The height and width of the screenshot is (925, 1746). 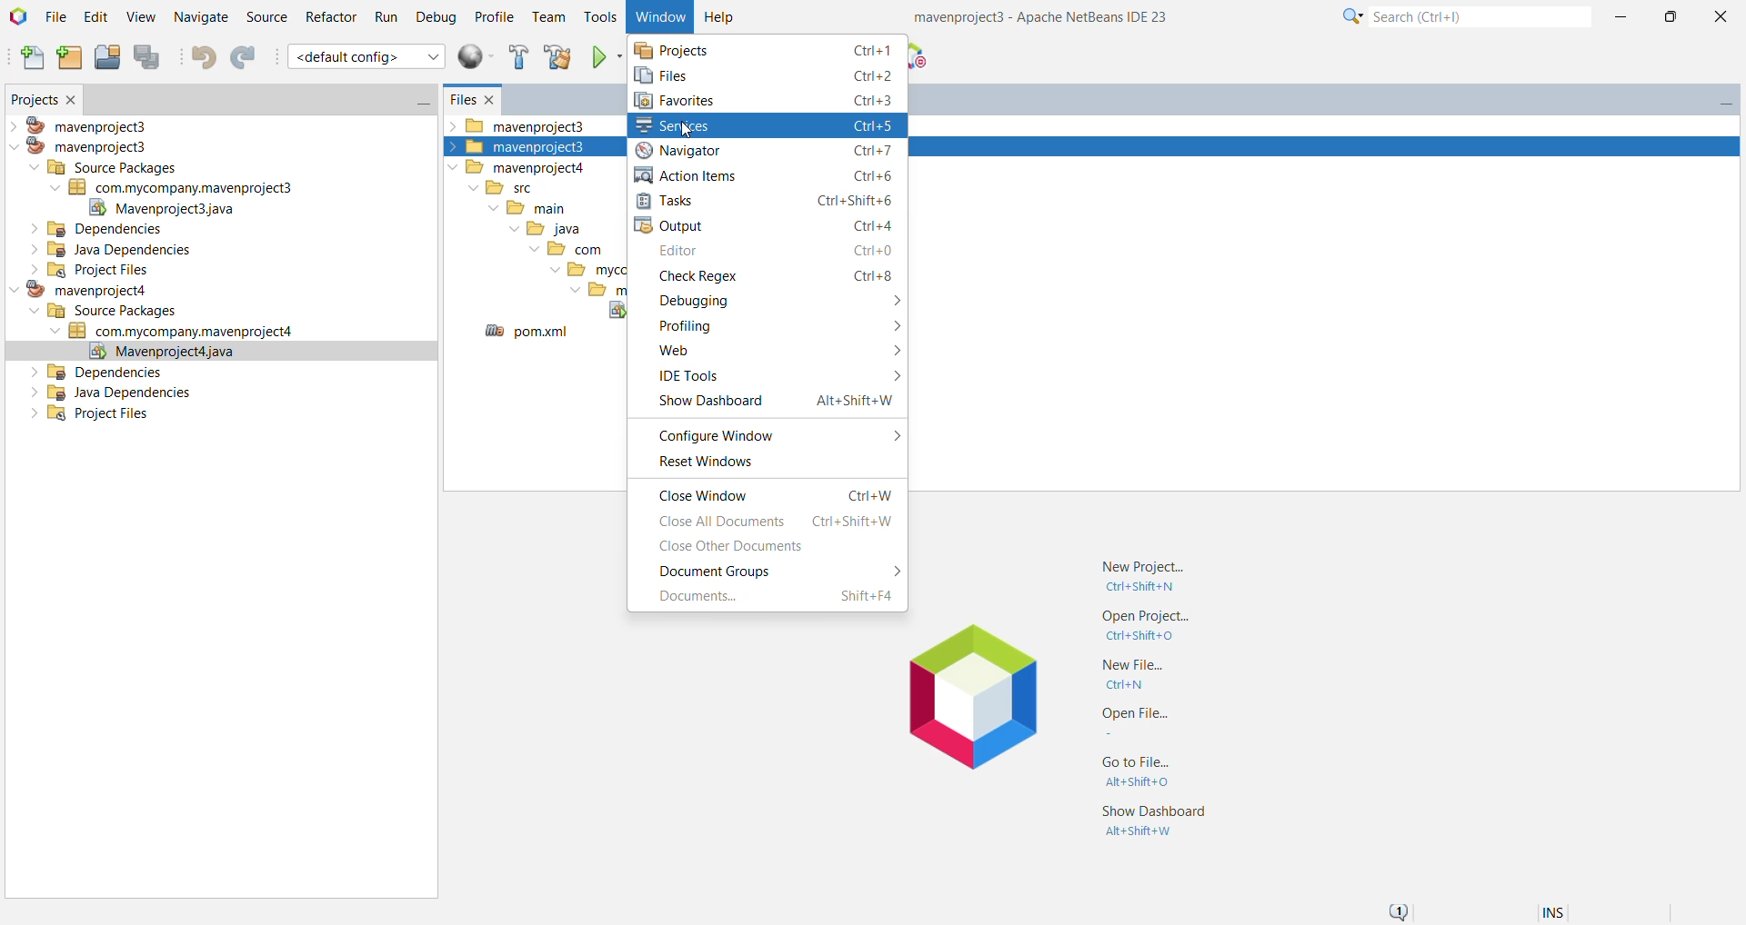 What do you see at coordinates (1150, 573) in the screenshot?
I see `New Project` at bounding box center [1150, 573].